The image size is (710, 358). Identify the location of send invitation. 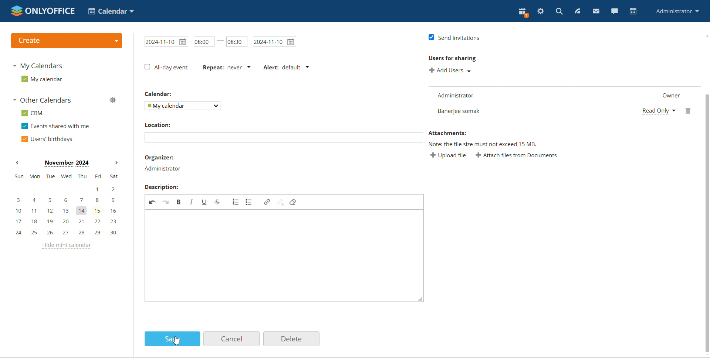
(456, 36).